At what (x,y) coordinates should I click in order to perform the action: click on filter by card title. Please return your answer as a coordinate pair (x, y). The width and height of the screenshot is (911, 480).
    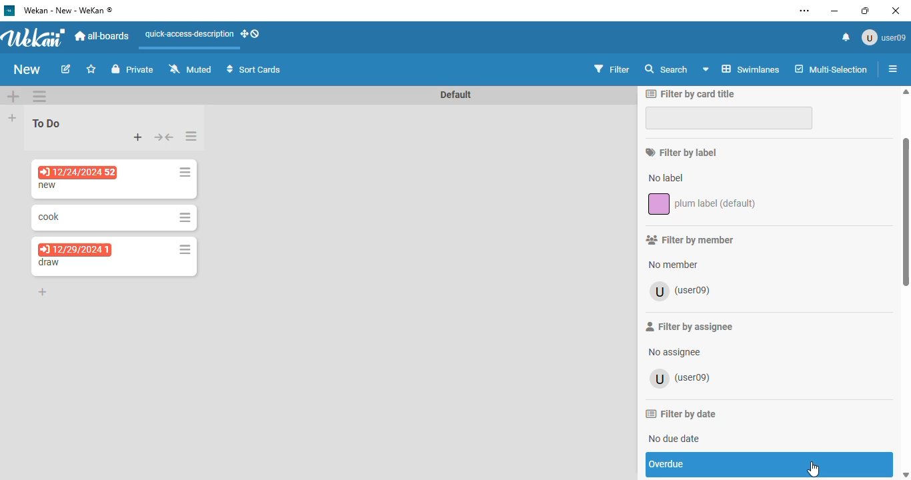
    Looking at the image, I should click on (691, 93).